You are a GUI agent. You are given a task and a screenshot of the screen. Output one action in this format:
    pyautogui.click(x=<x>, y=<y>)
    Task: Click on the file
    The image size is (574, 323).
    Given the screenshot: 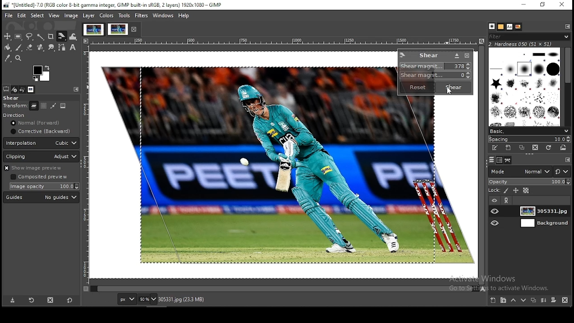 What is the action you would take?
    pyautogui.click(x=9, y=15)
    